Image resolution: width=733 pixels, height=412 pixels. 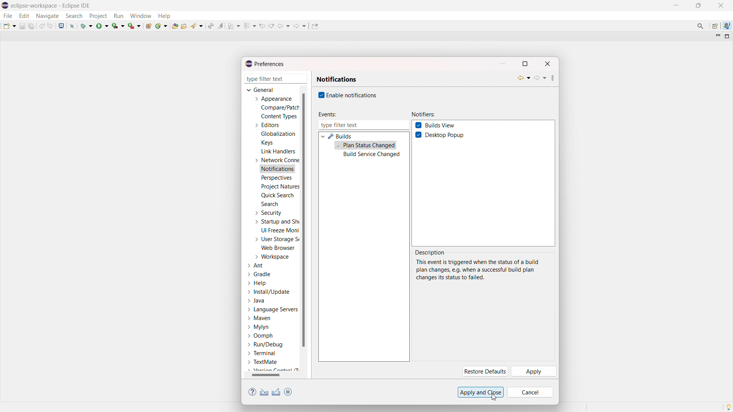 I want to click on java, so click(x=727, y=26).